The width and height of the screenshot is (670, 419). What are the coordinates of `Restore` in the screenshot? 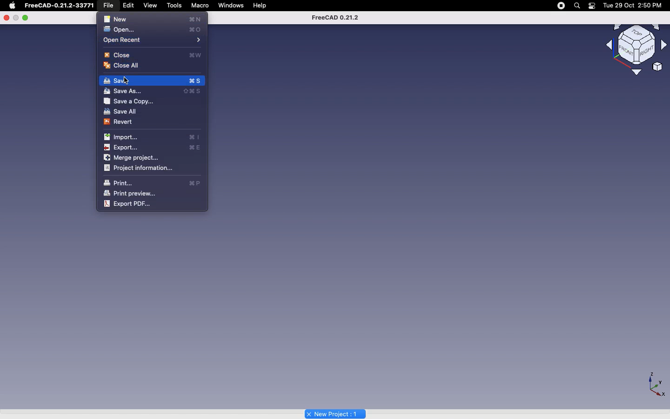 It's located at (16, 18).